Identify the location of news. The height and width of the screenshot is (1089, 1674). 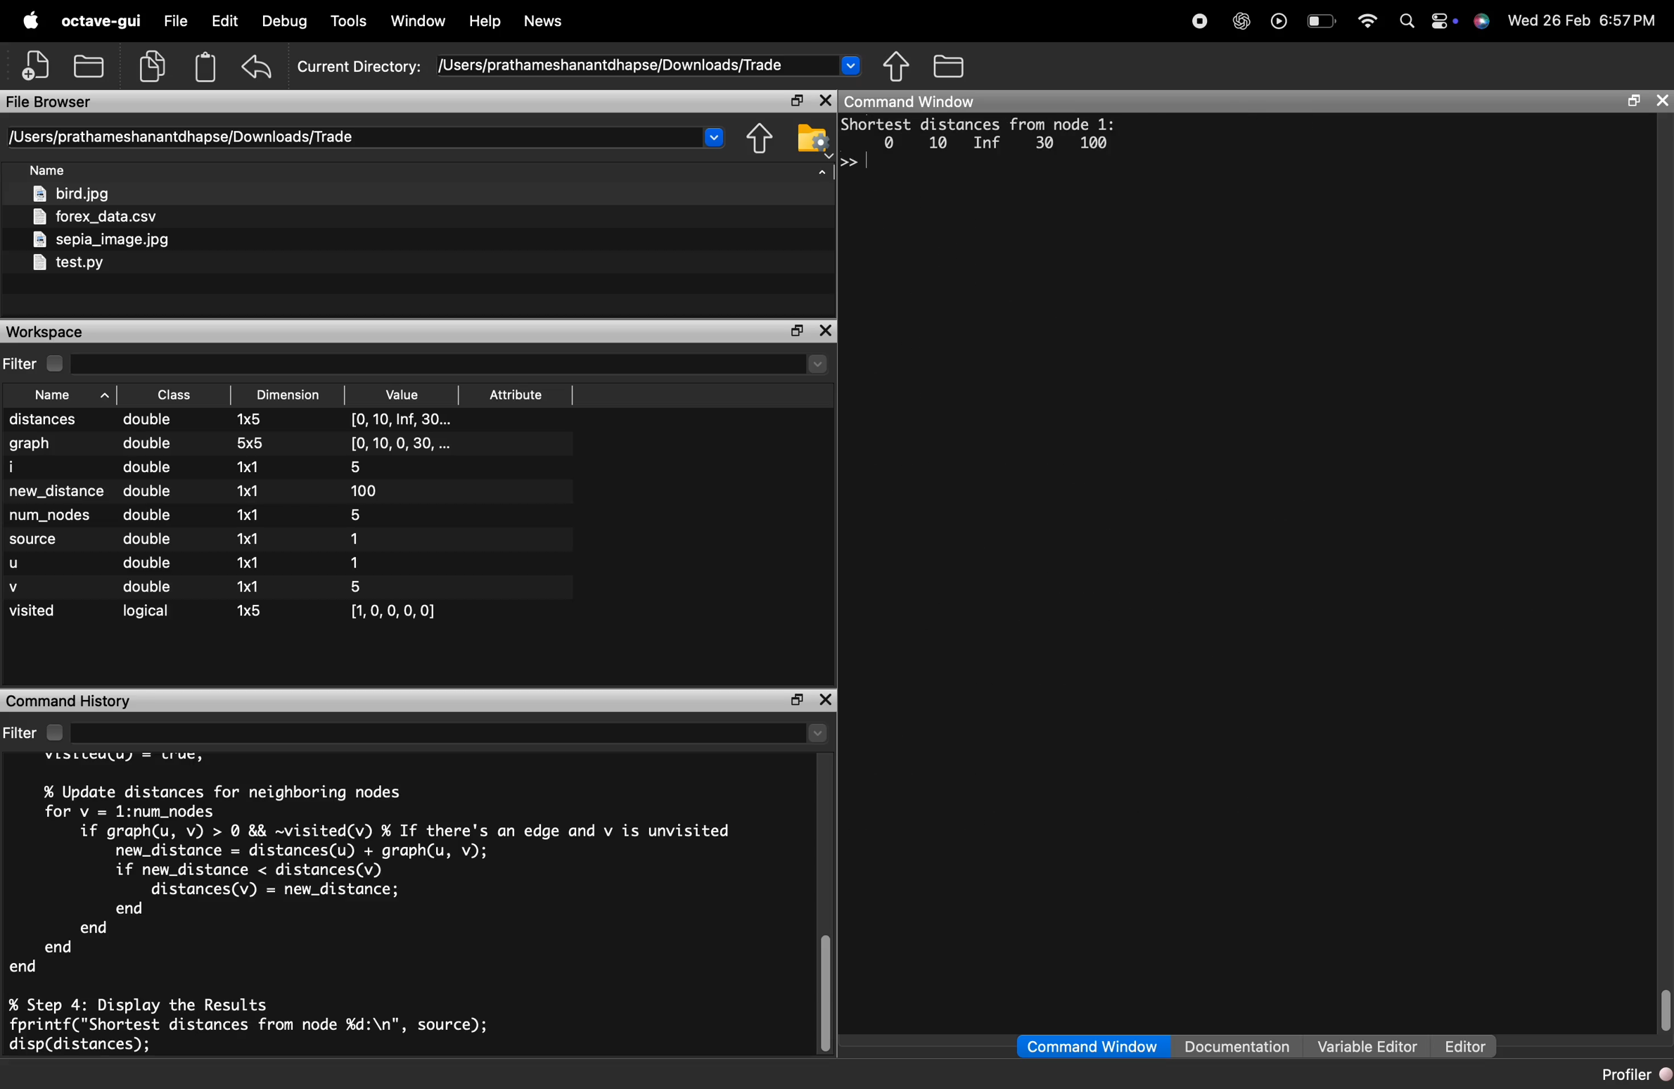
(546, 22).